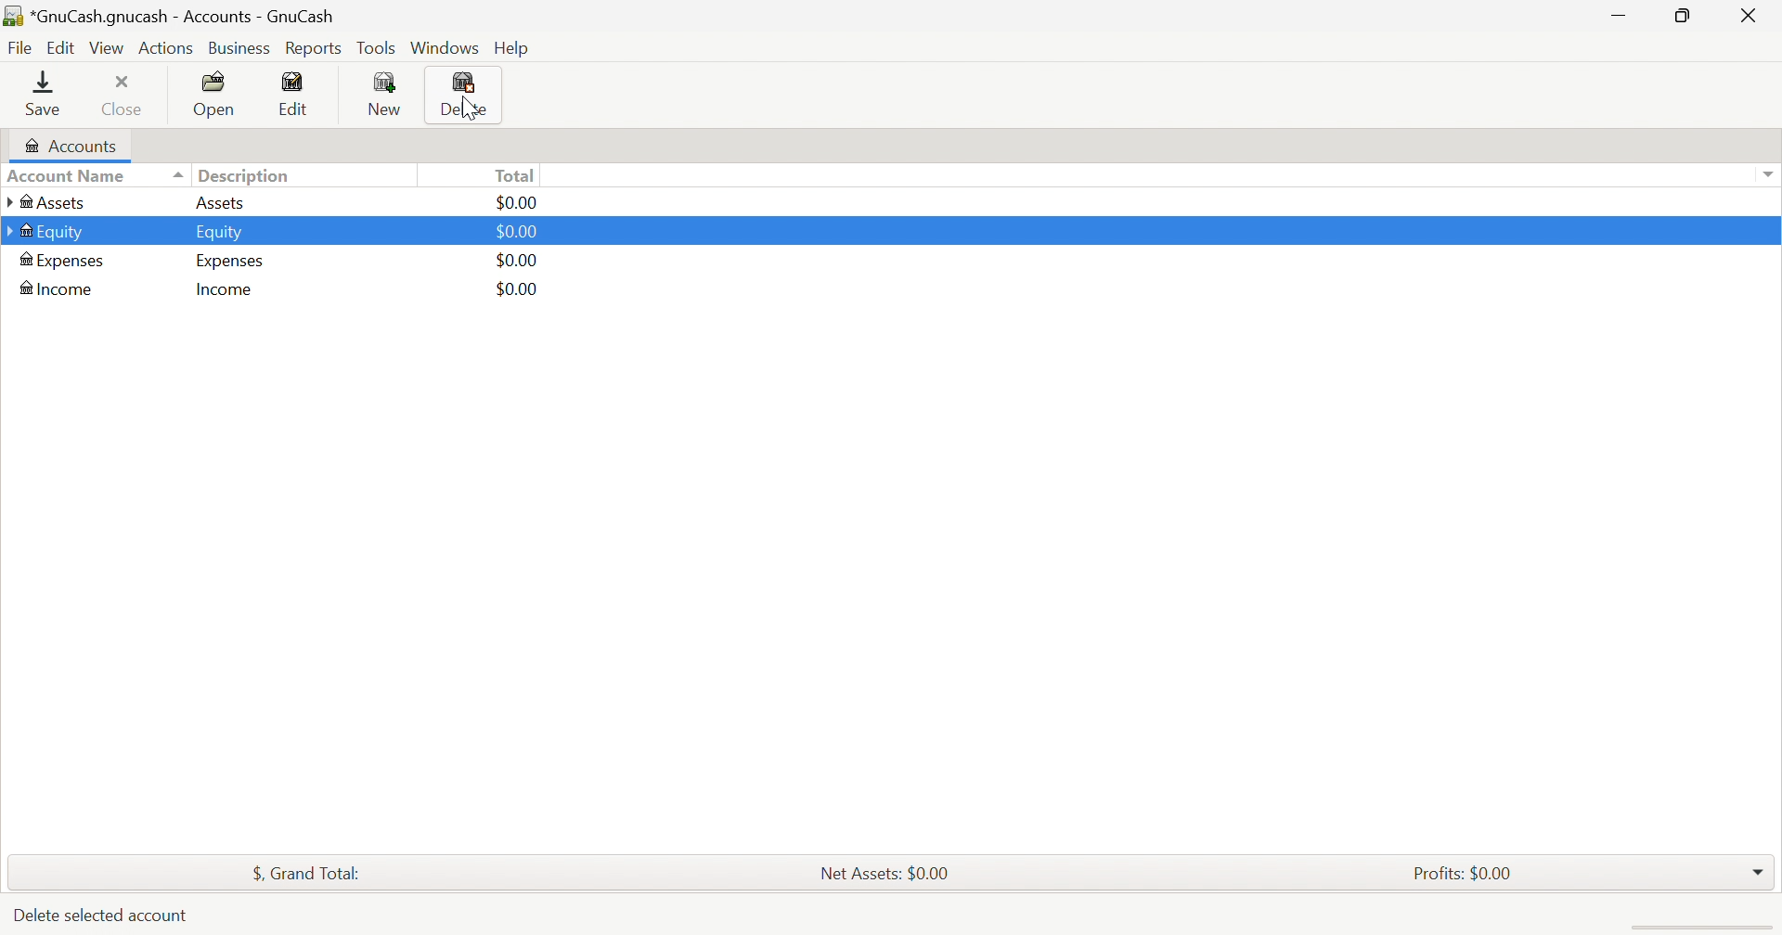  What do you see at coordinates (1758, 867) in the screenshot?
I see `Drop Down` at bounding box center [1758, 867].